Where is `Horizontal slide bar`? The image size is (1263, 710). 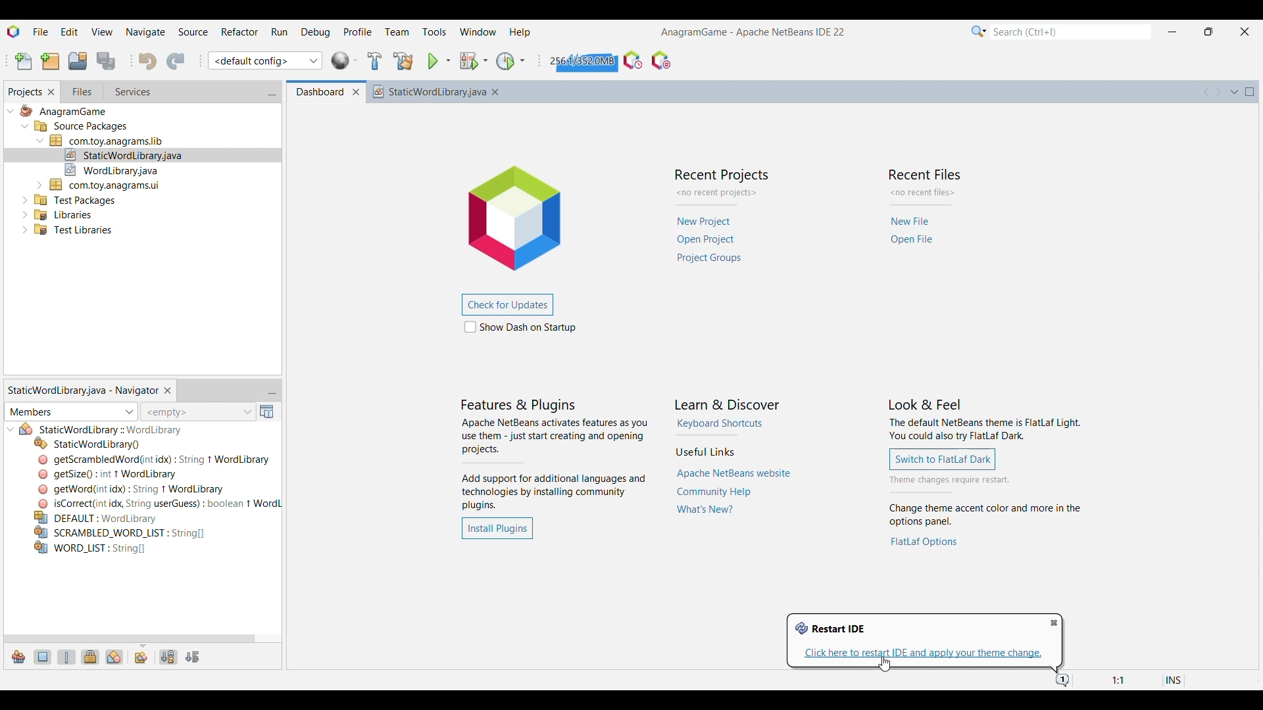
Horizontal slide bar is located at coordinates (130, 639).